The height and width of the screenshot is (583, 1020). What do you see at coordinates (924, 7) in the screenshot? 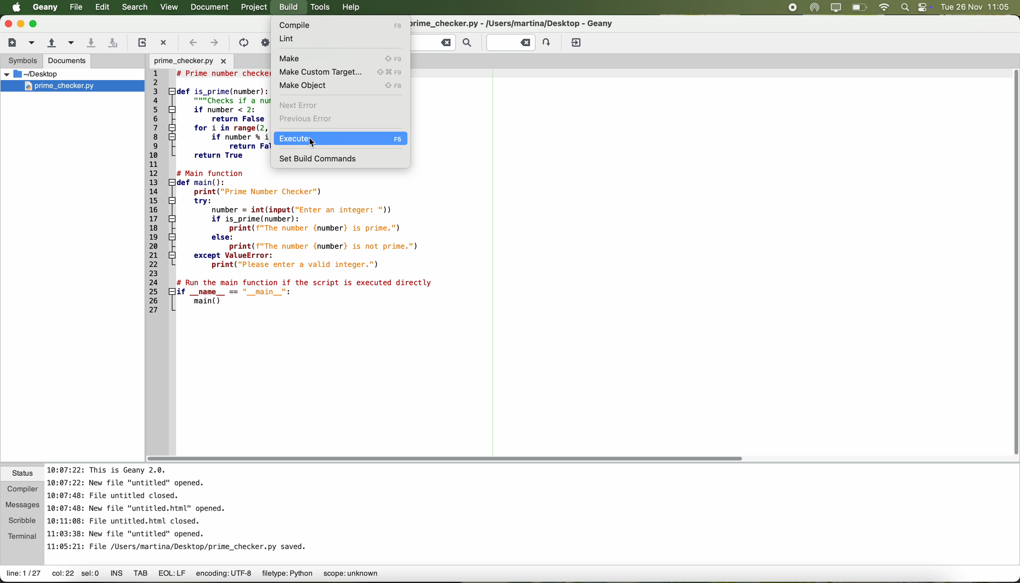
I see `controls` at bounding box center [924, 7].